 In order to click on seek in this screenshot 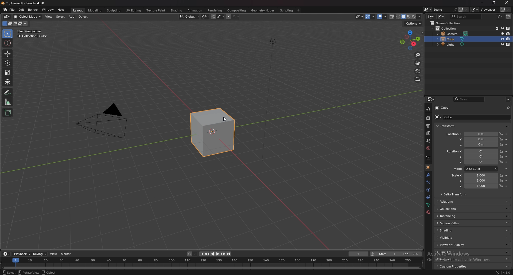, I will do `click(211, 264)`.